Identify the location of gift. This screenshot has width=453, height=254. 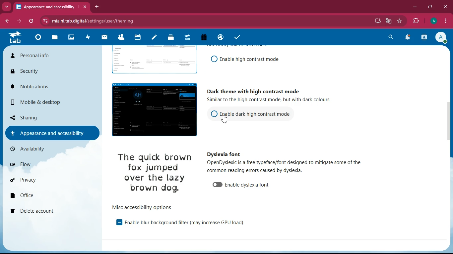
(207, 37).